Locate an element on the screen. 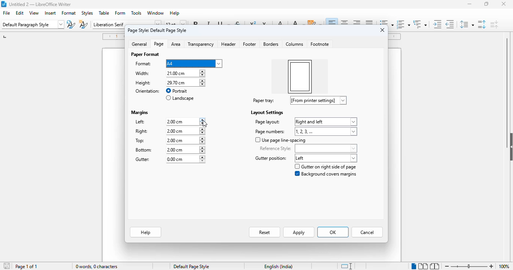 Image resolution: width=513 pixels, height=270 pixels. new style from selection is located at coordinates (84, 25).